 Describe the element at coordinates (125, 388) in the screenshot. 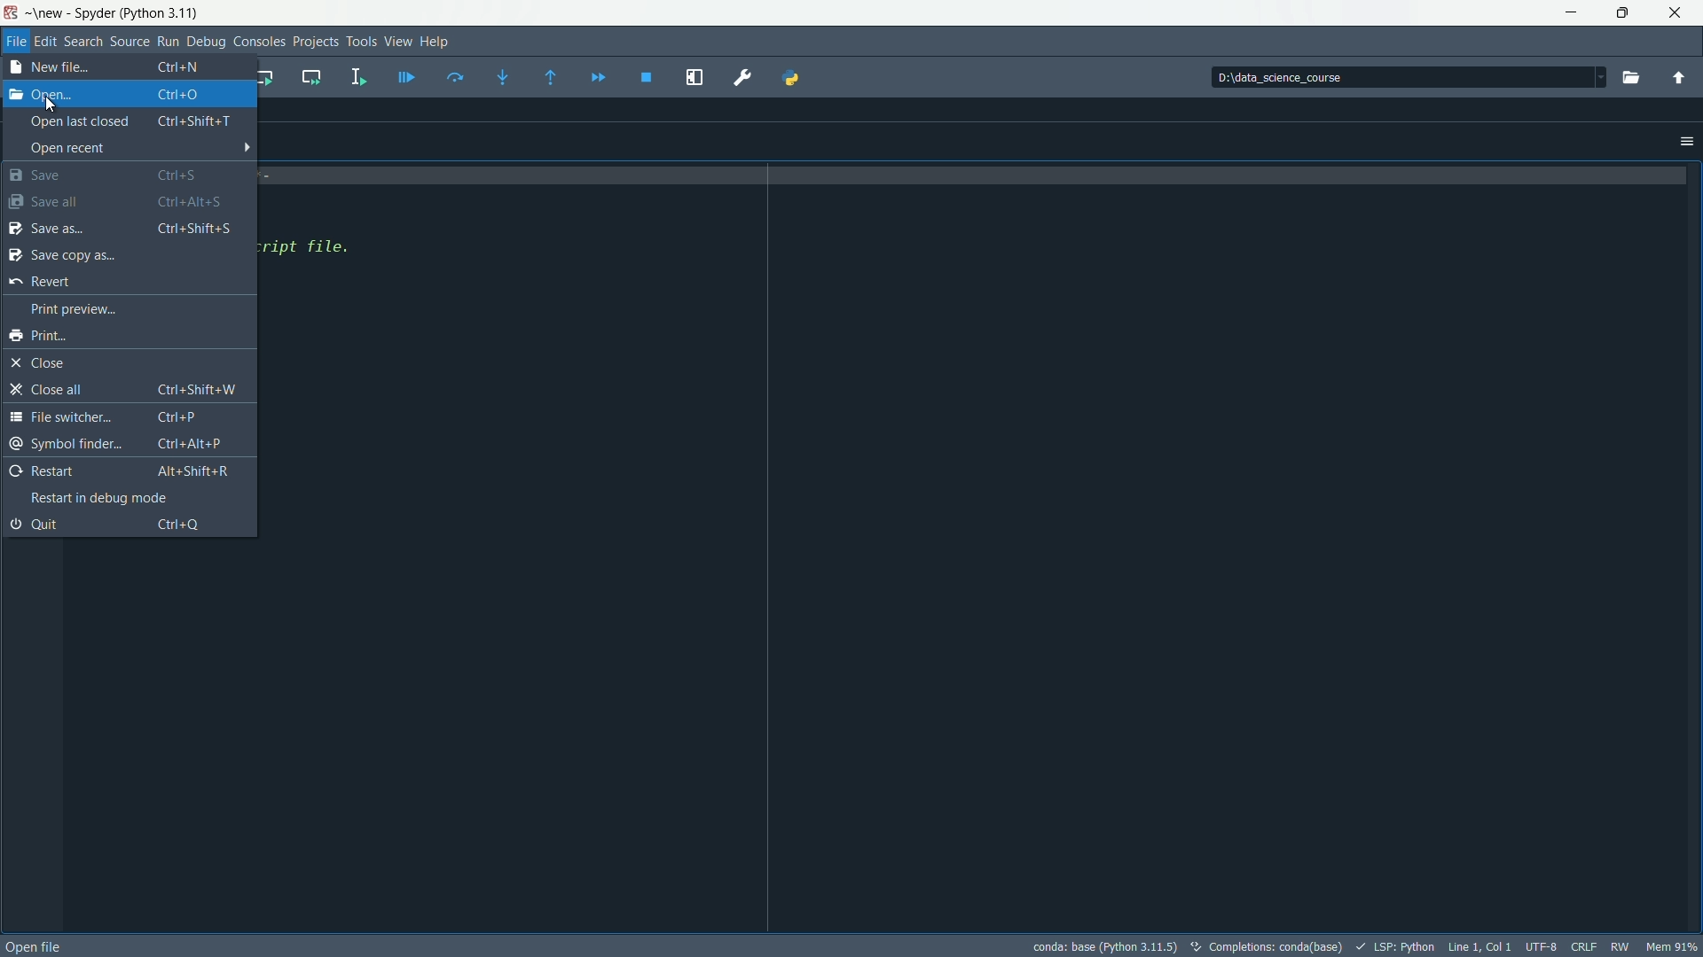

I see `close all` at that location.